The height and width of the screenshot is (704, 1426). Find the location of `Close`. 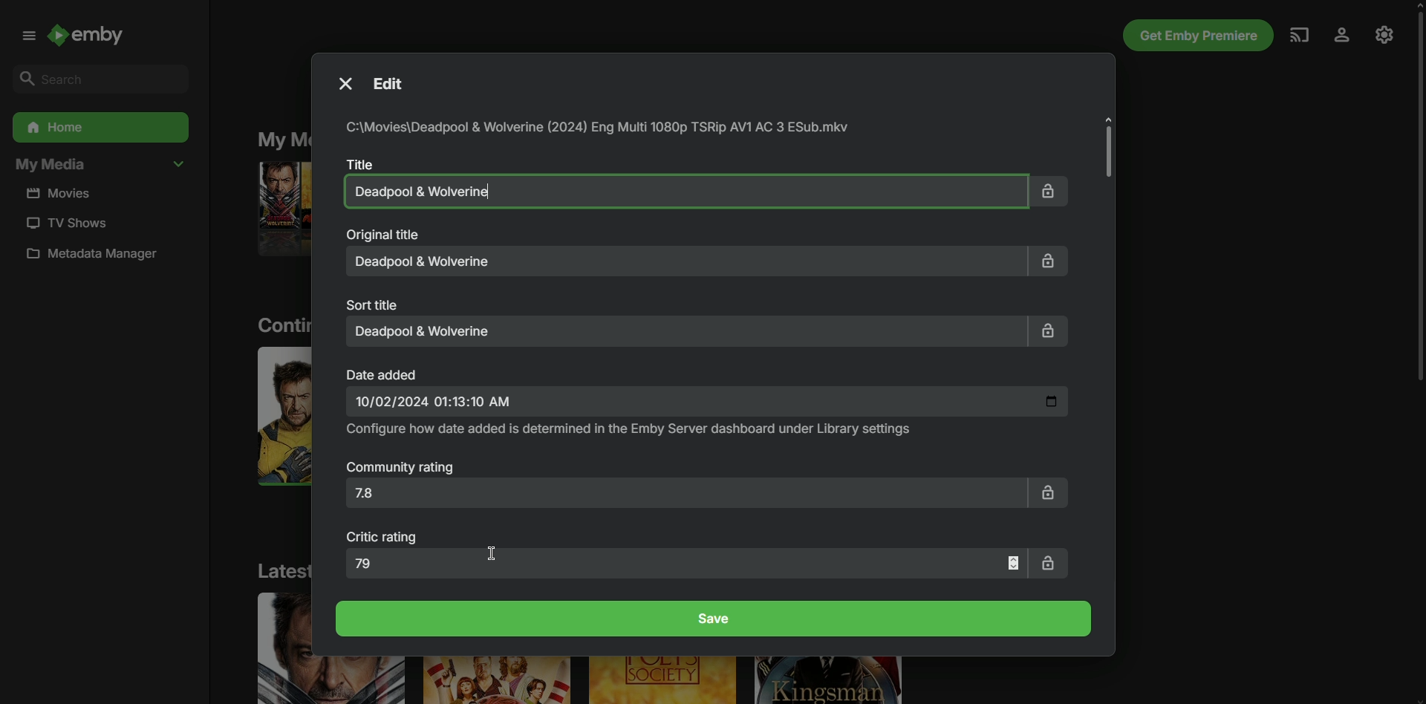

Close is located at coordinates (343, 83).